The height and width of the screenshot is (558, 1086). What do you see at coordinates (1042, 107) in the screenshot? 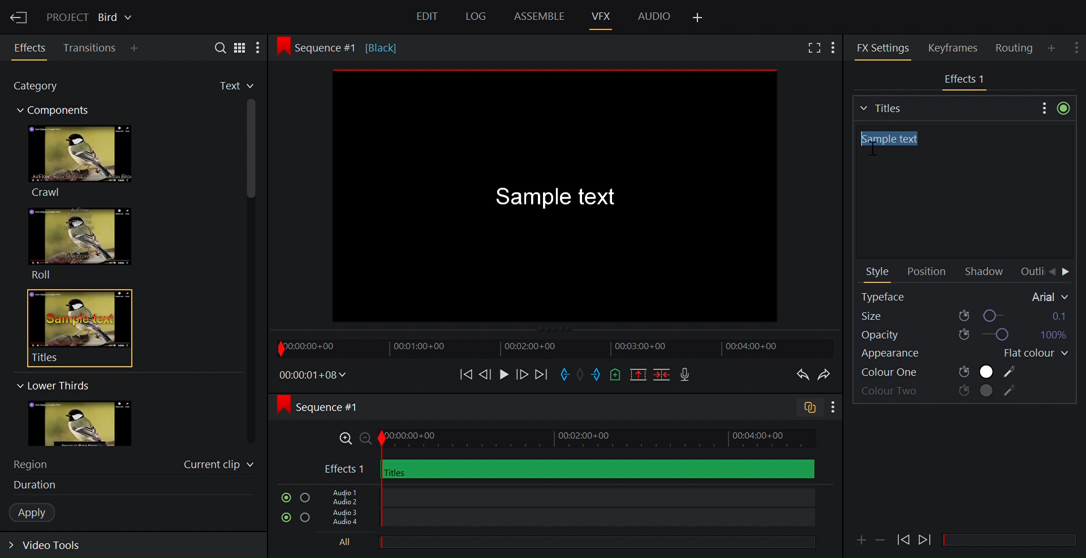
I see `Show settings menu` at bounding box center [1042, 107].